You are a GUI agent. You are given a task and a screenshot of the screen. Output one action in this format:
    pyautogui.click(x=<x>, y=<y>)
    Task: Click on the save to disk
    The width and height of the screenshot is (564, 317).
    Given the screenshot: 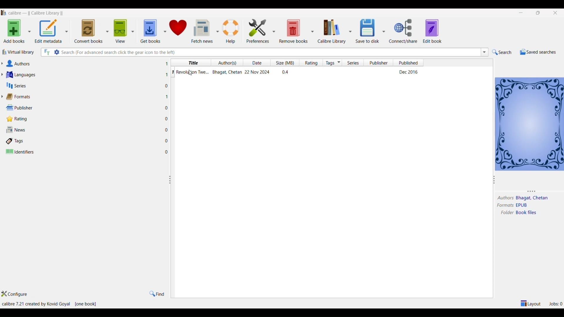 What is the action you would take?
    pyautogui.click(x=366, y=29)
    